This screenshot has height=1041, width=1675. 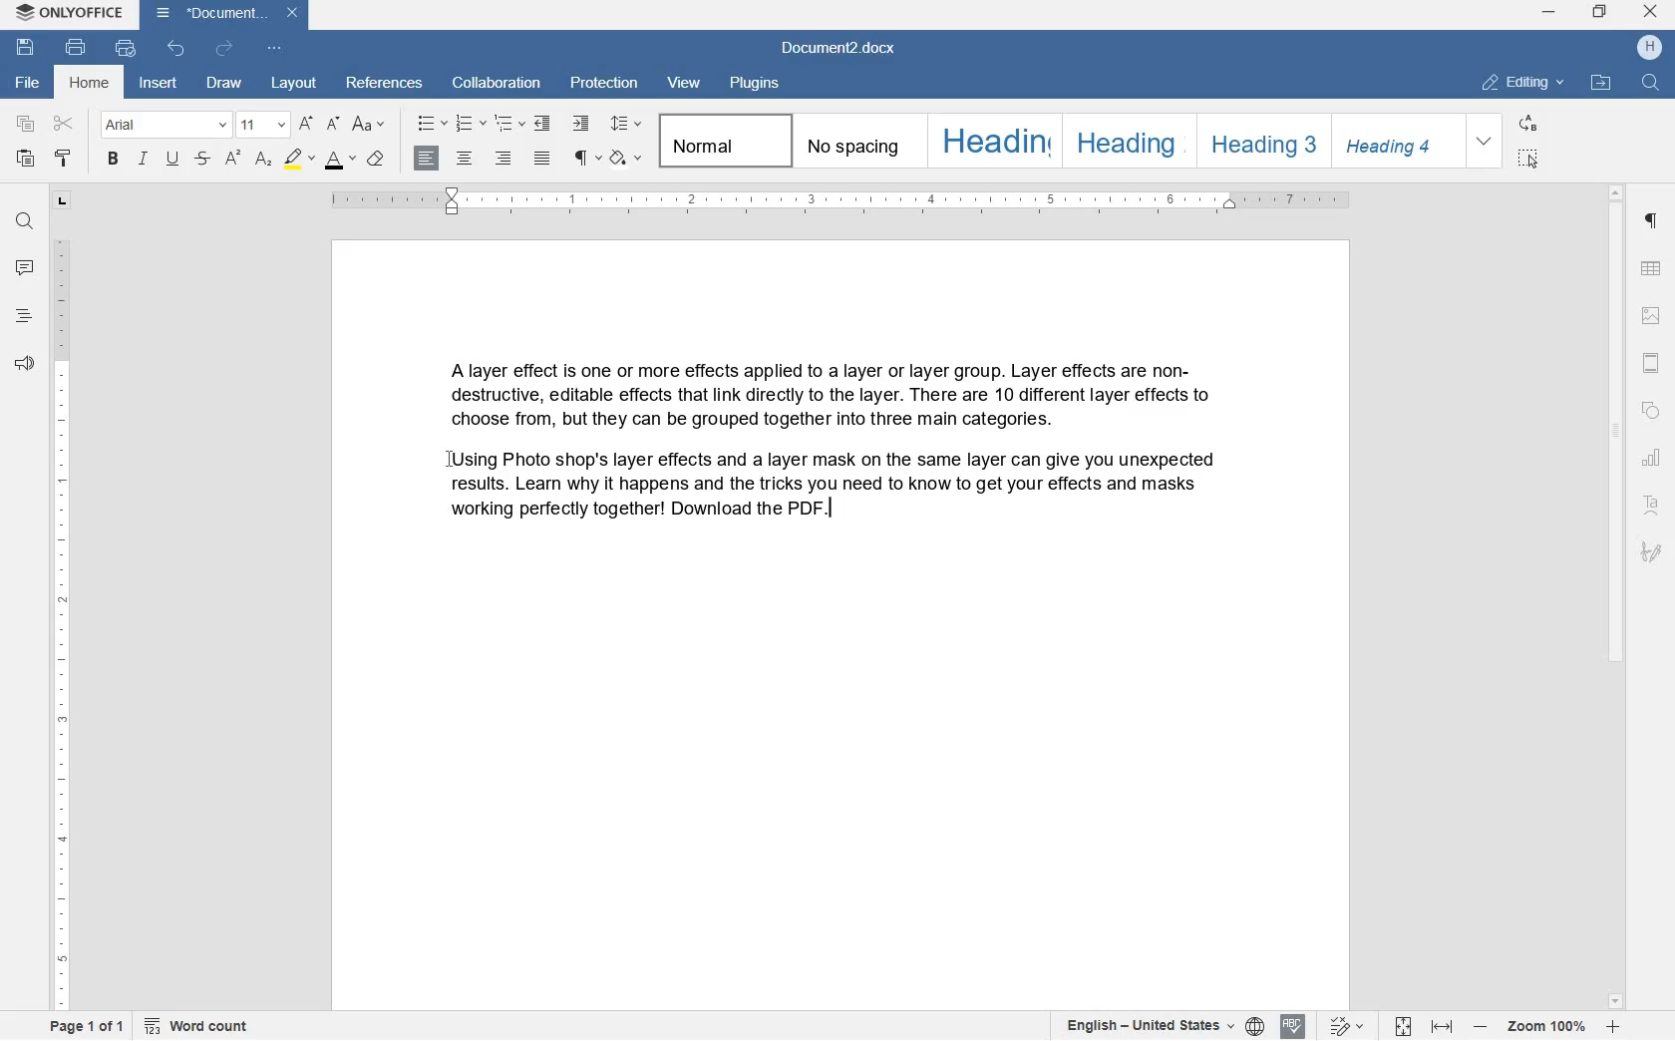 I want to click on SHAPE, so click(x=1652, y=413).